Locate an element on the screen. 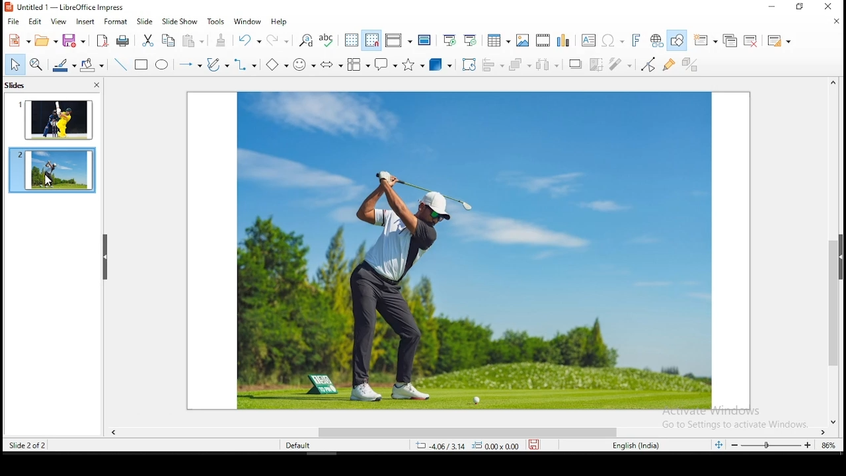 The image size is (846, 476). distribute is located at coordinates (547, 64).